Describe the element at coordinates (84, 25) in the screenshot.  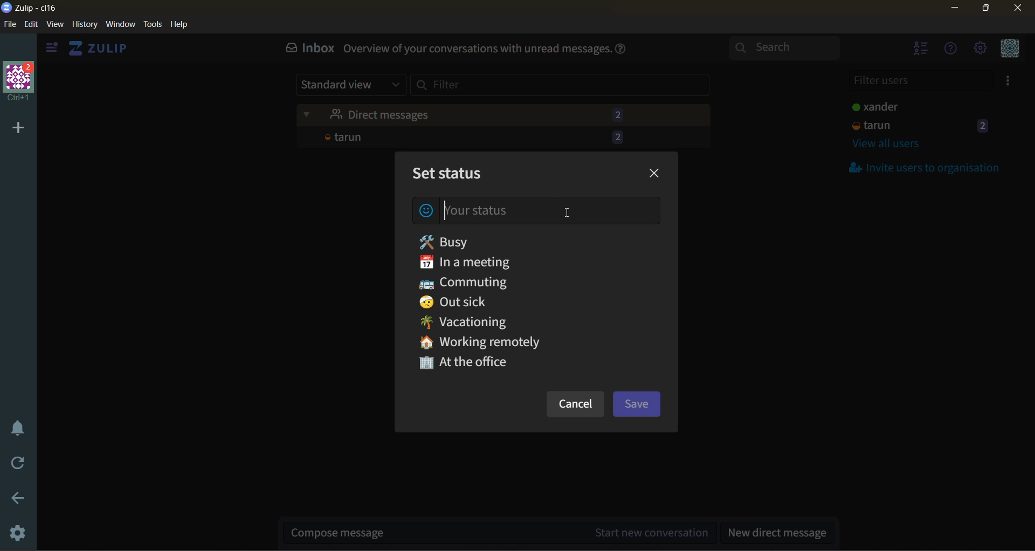
I see `history` at that location.